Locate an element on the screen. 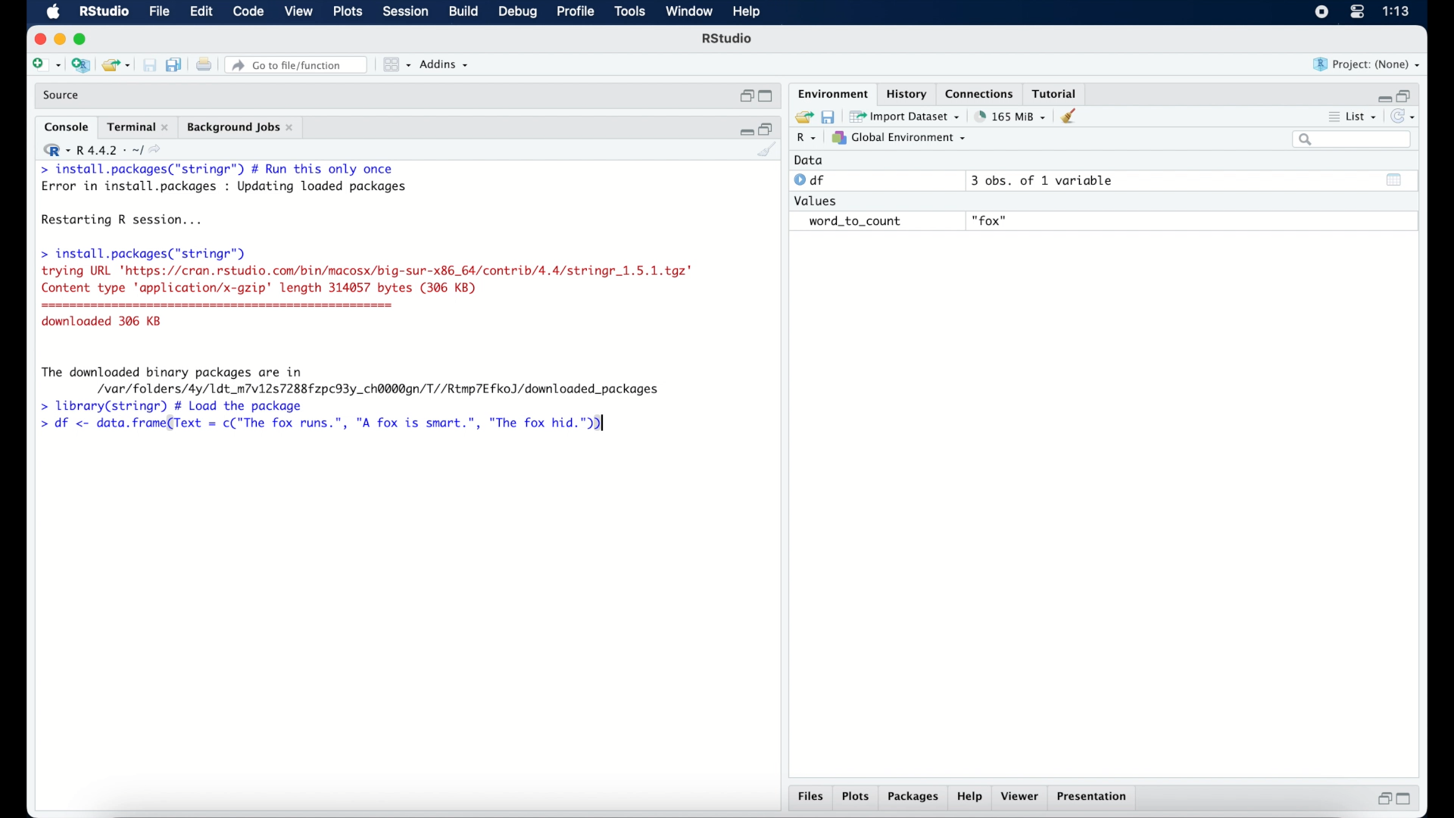  R 4.4.2 is located at coordinates (101, 150).